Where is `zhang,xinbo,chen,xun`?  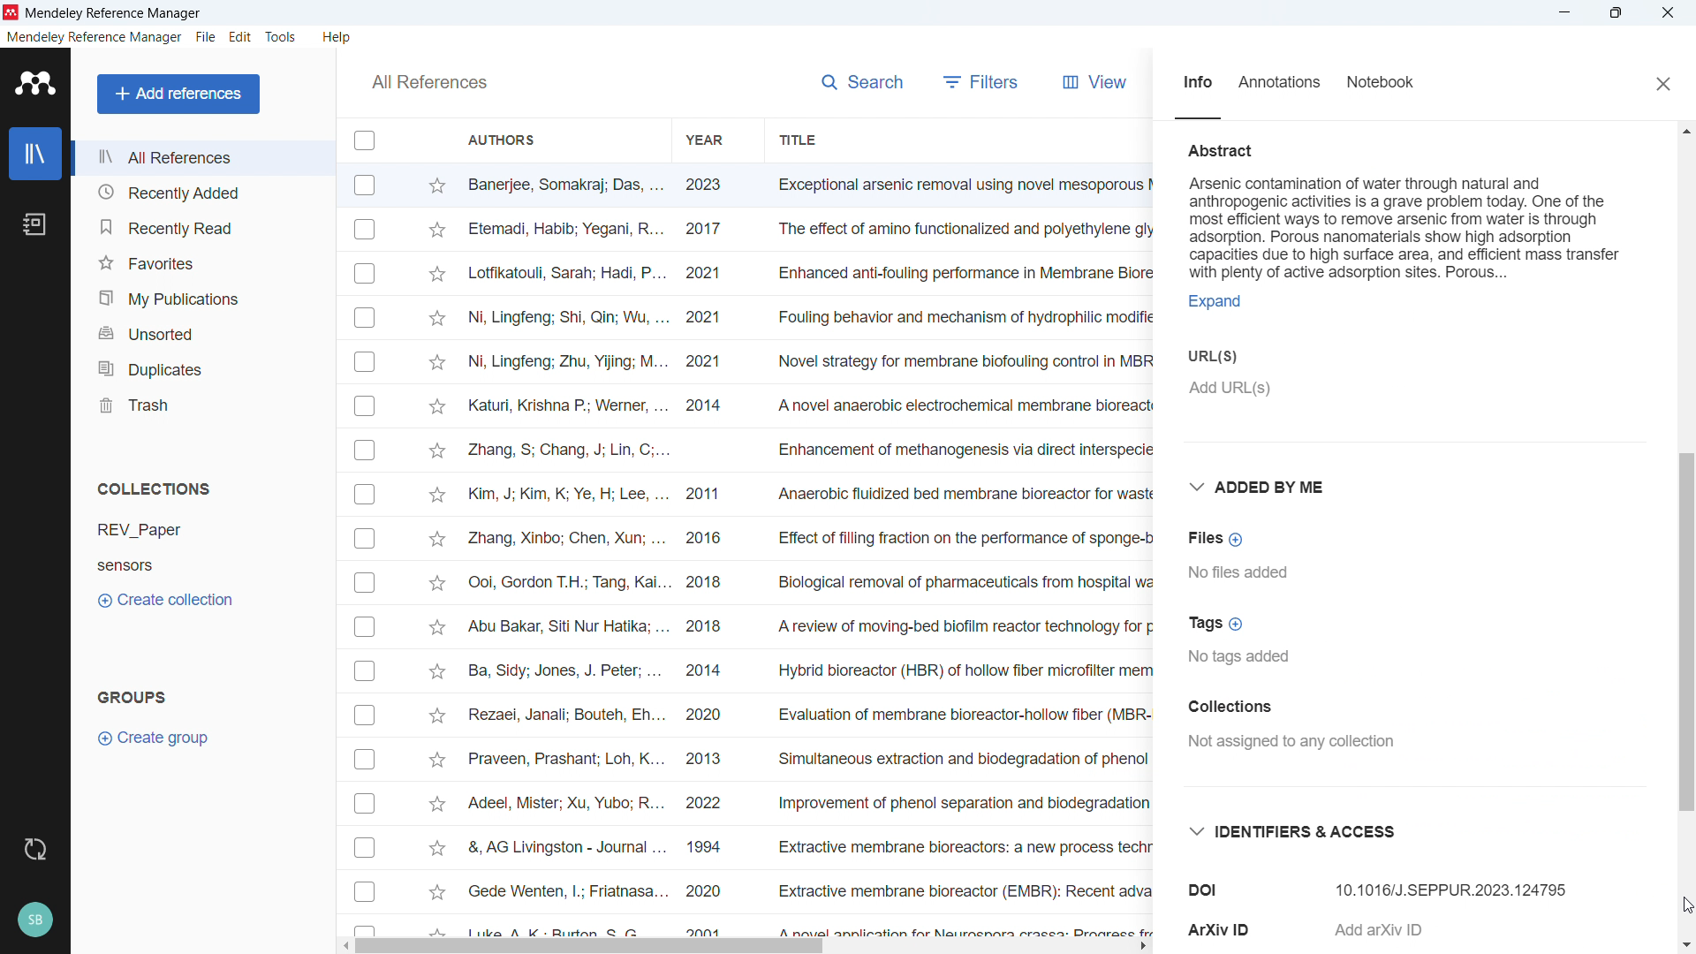 zhang,xinbo,chen,xun is located at coordinates (565, 539).